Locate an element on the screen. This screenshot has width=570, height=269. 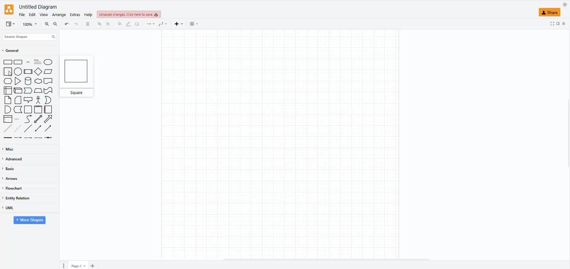
help is located at coordinates (88, 14).